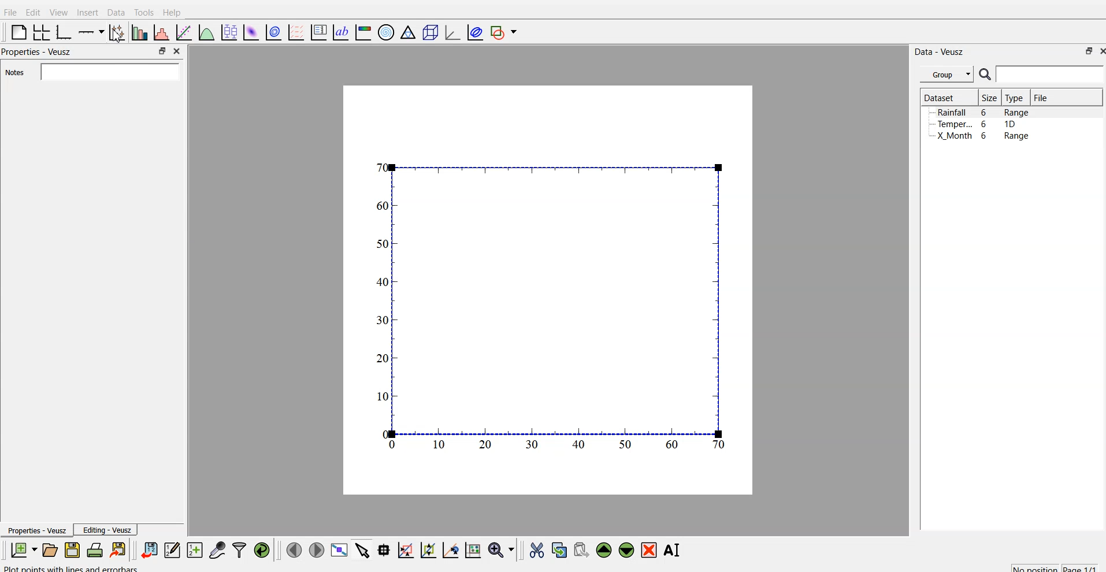  Describe the element at coordinates (983, 136) in the screenshot. I see `X Month 6 Range` at that location.